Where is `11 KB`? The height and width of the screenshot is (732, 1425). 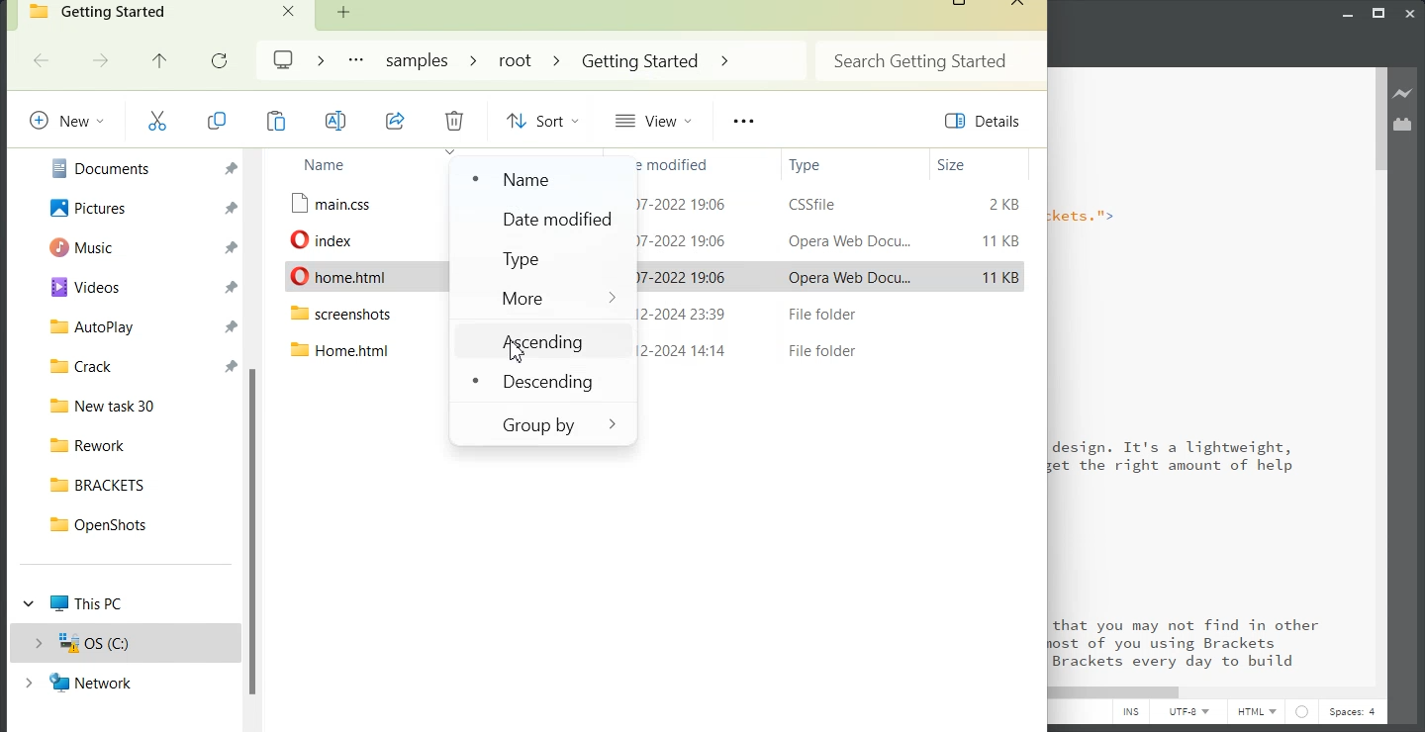 11 KB is located at coordinates (1000, 278).